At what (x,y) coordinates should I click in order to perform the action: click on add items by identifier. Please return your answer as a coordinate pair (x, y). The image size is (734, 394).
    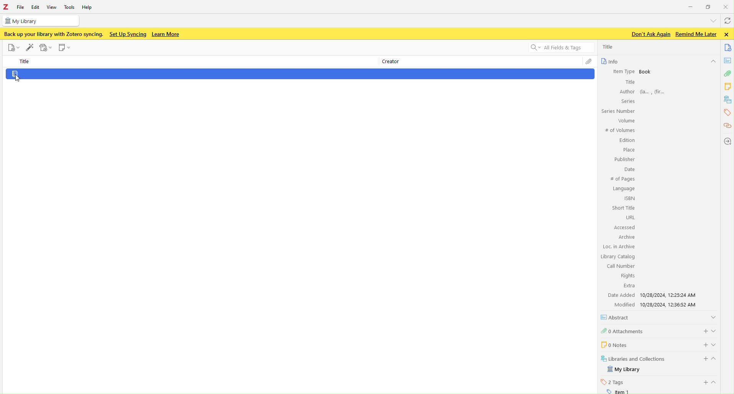
    Looking at the image, I should click on (28, 48).